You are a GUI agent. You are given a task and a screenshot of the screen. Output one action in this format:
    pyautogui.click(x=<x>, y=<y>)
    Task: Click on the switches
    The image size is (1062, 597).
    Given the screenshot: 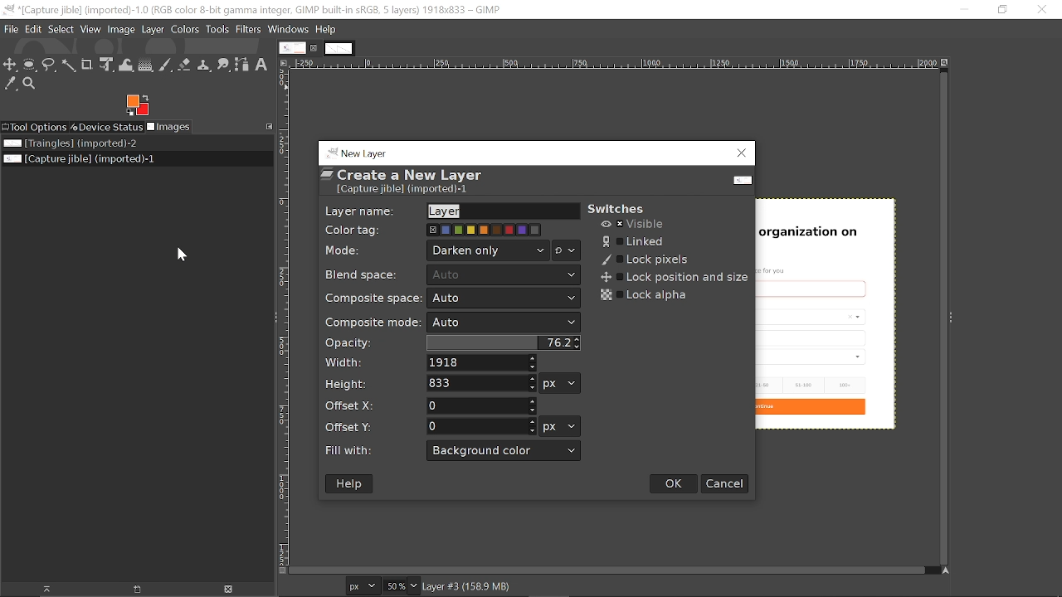 What is the action you would take?
    pyautogui.click(x=632, y=203)
    